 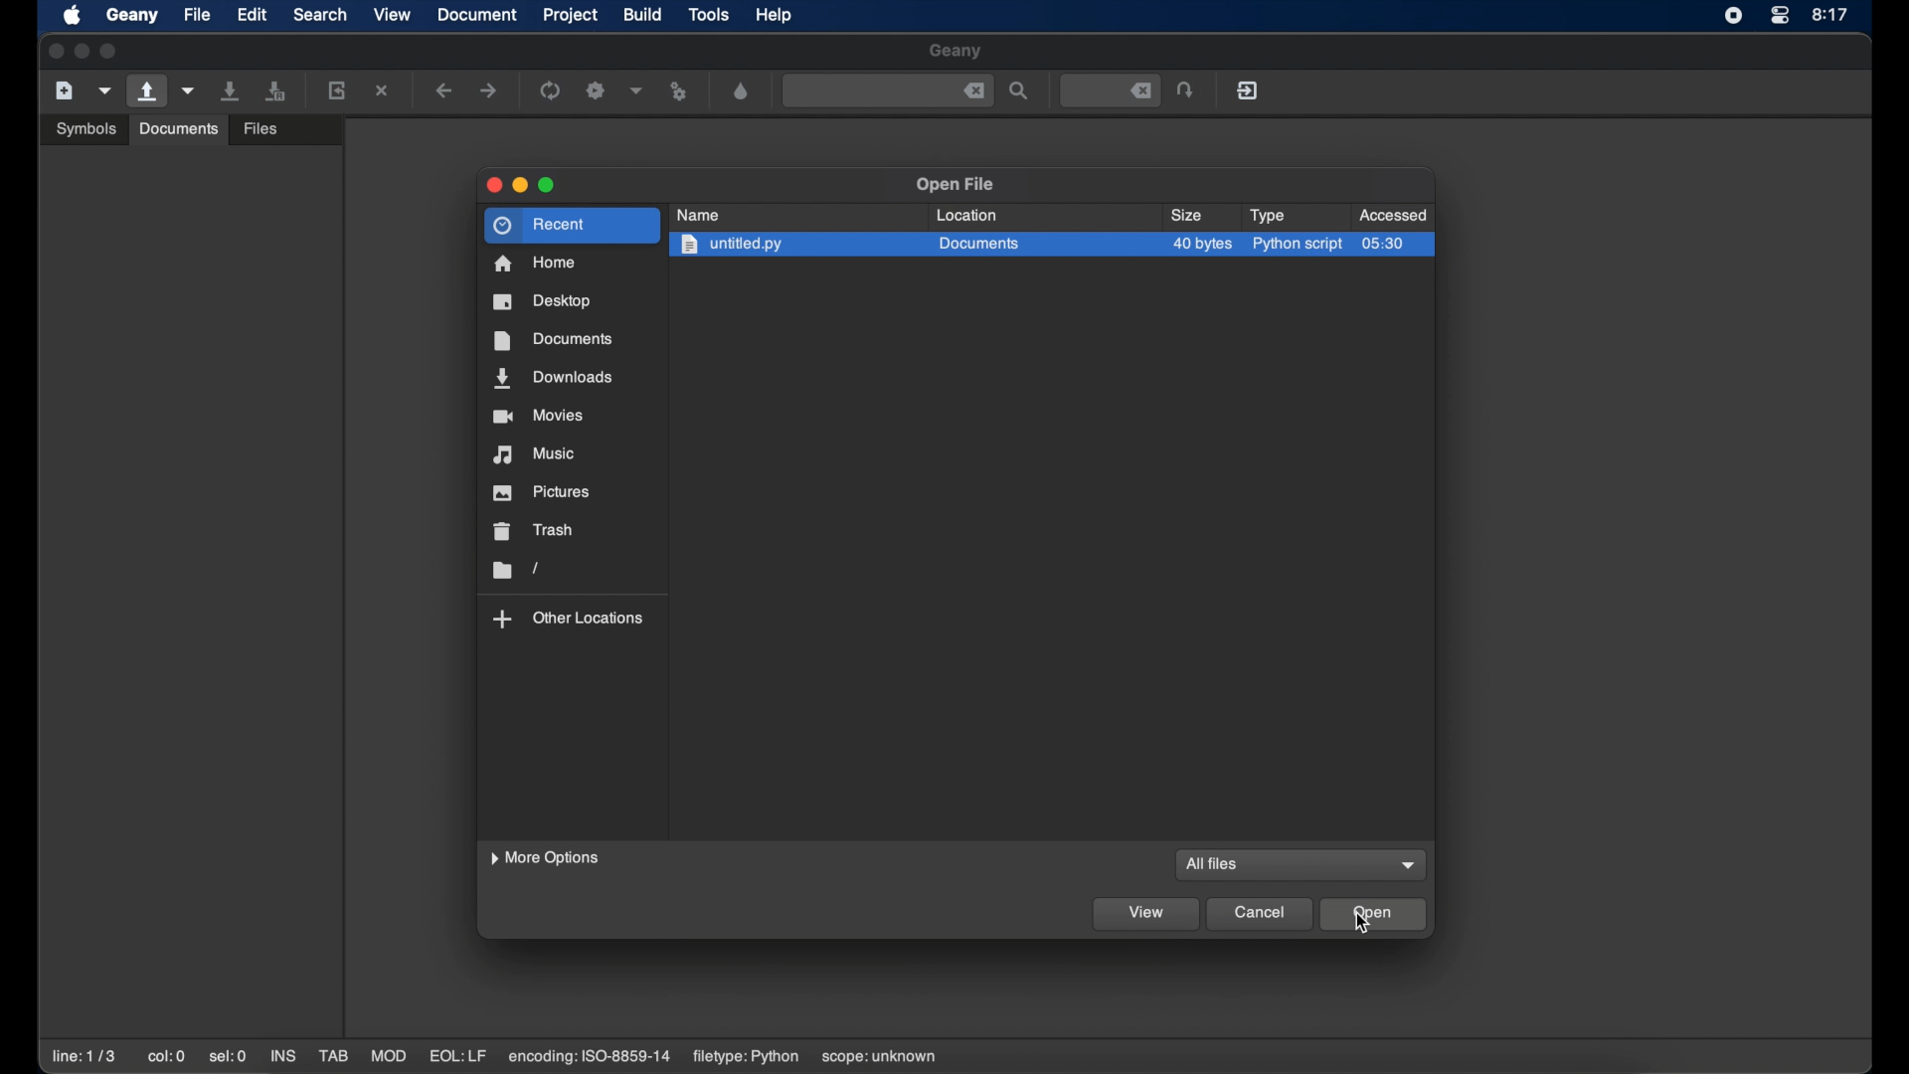 I want to click on jump to entered line number, so click(x=1112, y=90).